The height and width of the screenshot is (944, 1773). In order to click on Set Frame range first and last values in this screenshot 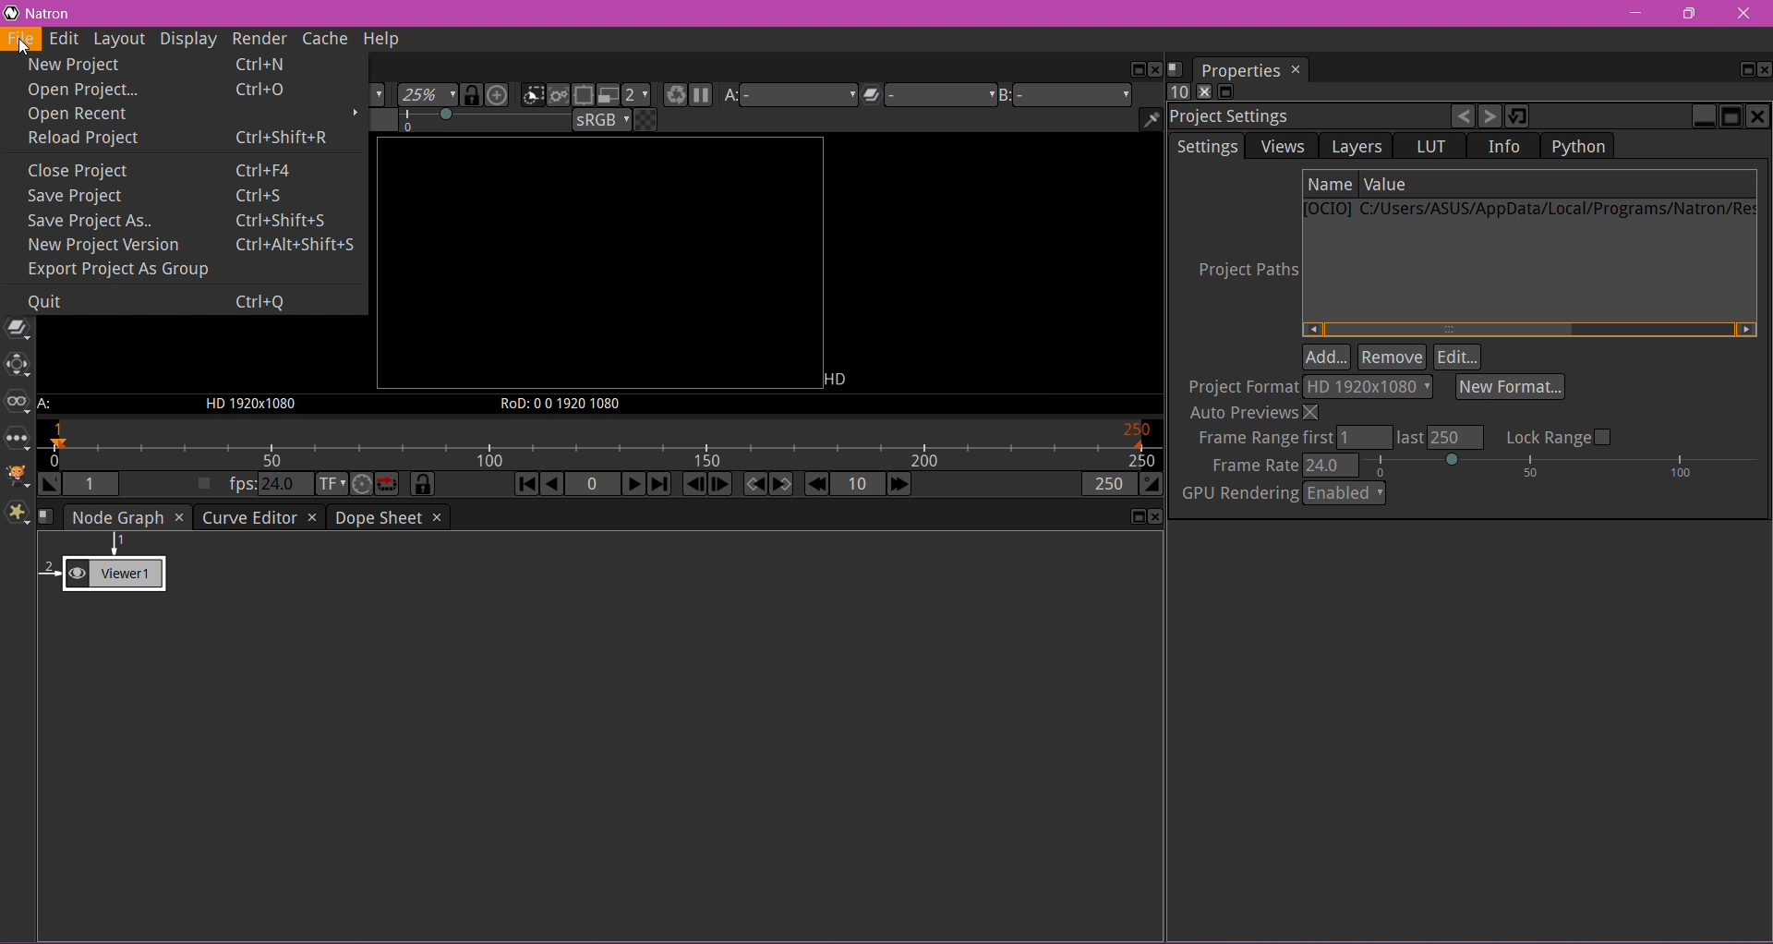, I will do `click(1338, 437)`.